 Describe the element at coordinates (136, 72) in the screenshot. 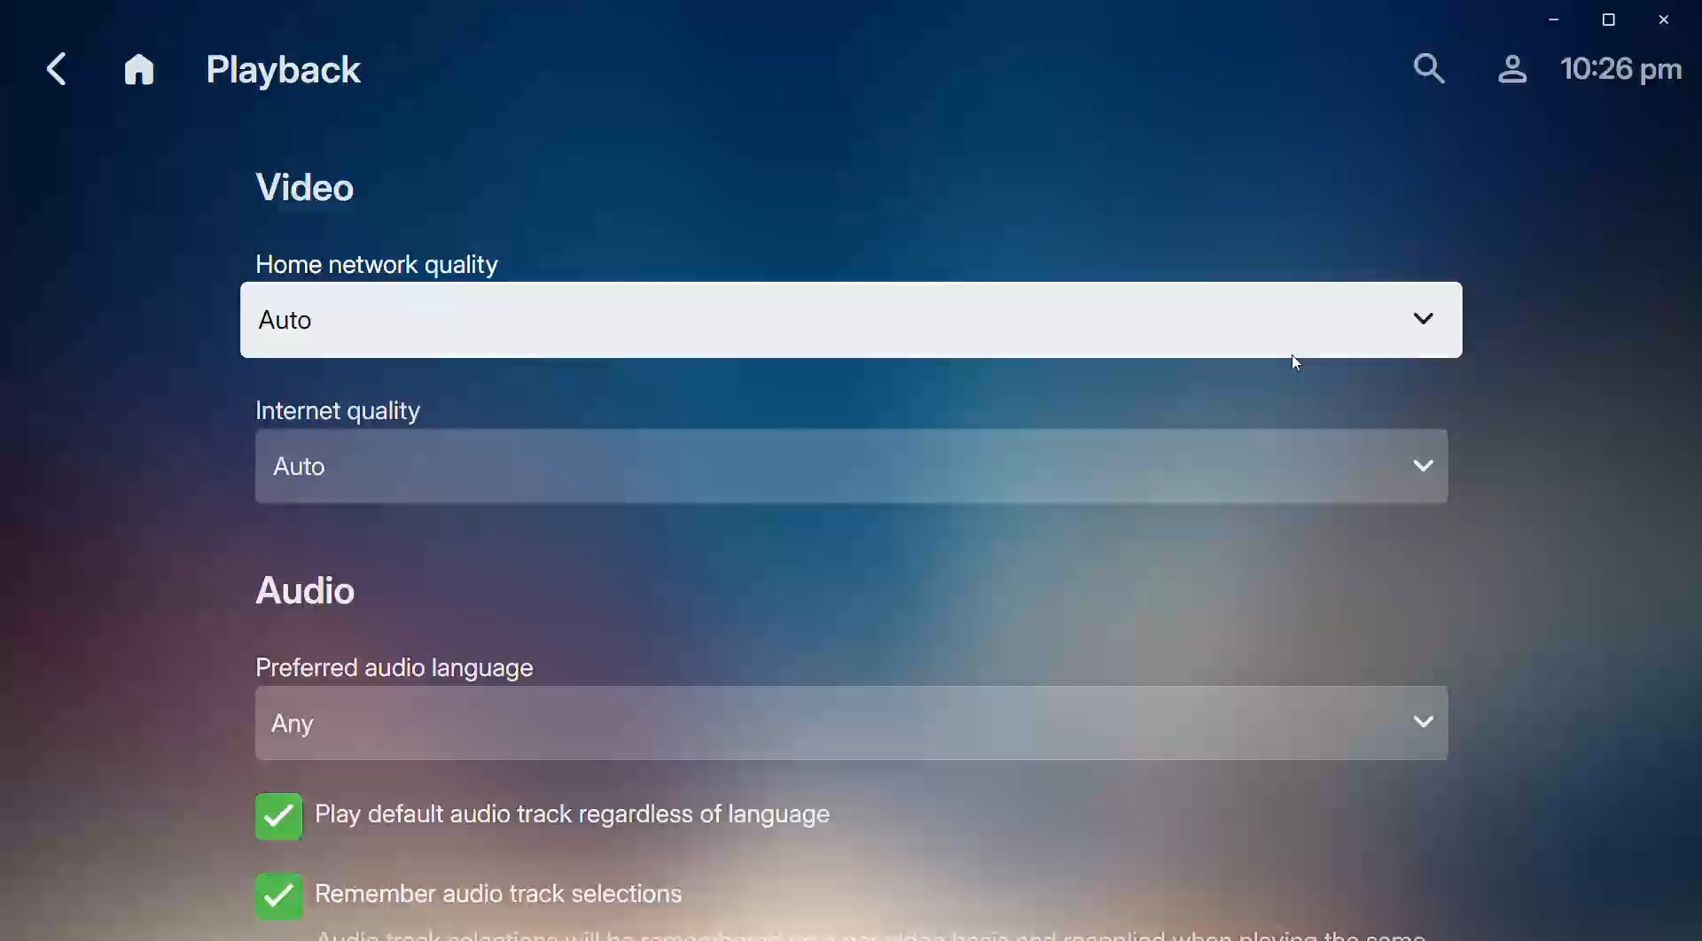

I see `Home` at that location.